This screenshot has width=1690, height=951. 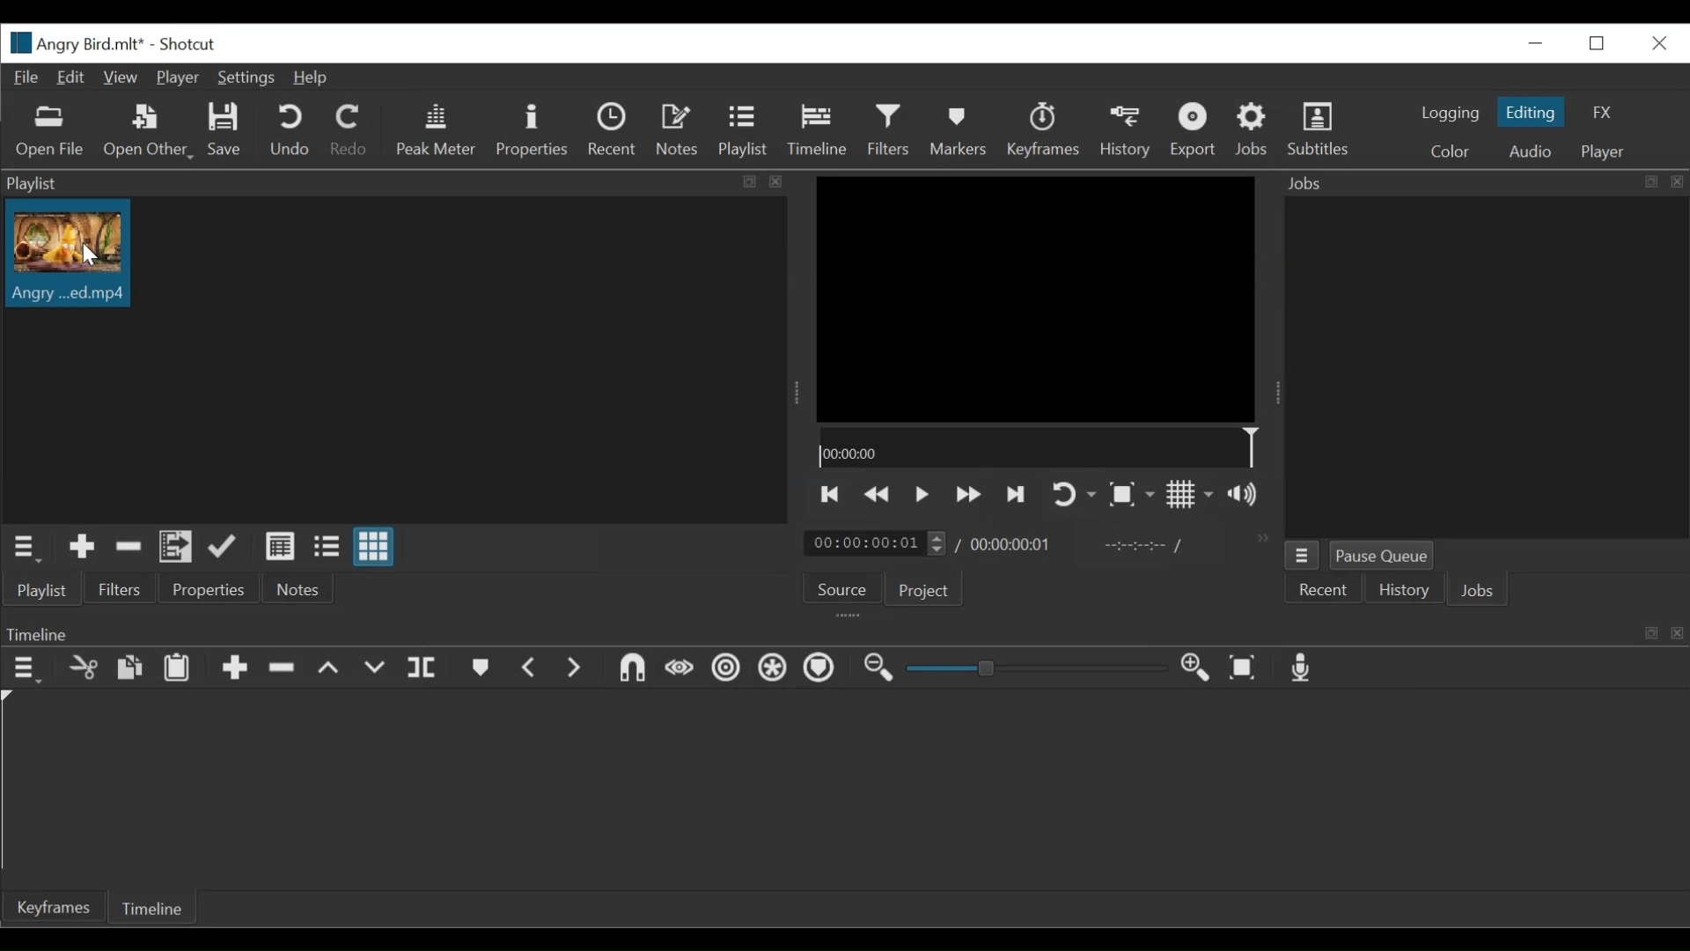 I want to click on Update, so click(x=225, y=548).